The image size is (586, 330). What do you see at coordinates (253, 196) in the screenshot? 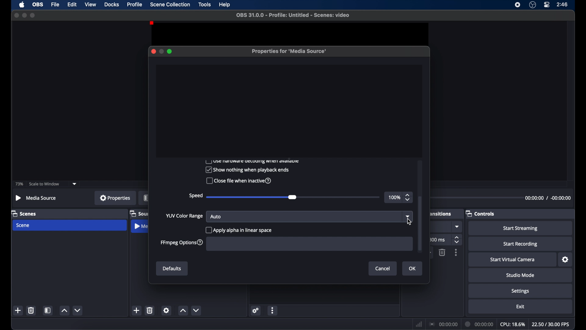
I see `slider` at bounding box center [253, 196].